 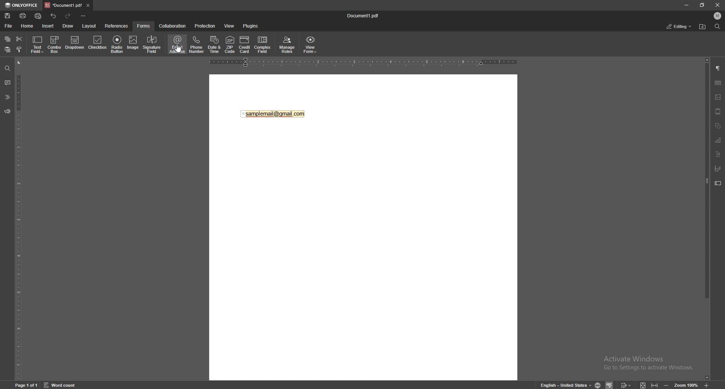 I want to click on text art, so click(x=718, y=154).